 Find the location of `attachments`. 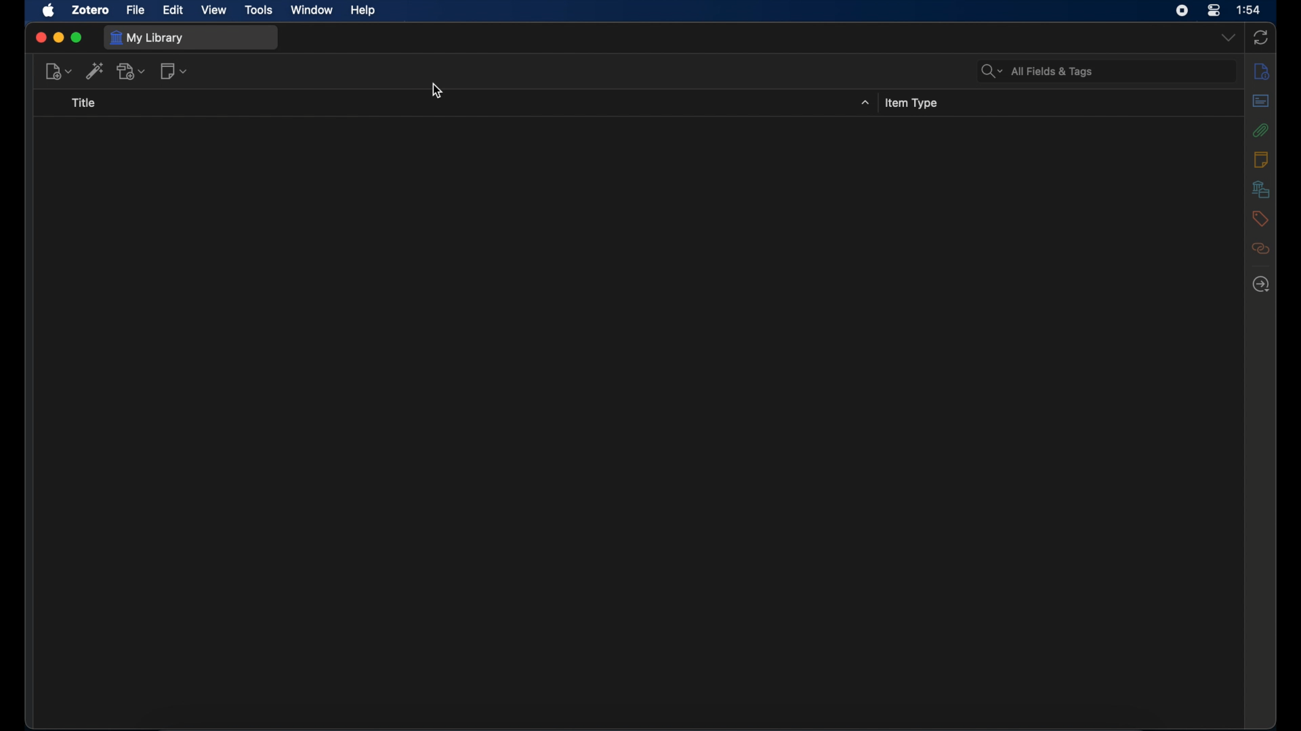

attachments is located at coordinates (1261, 131).